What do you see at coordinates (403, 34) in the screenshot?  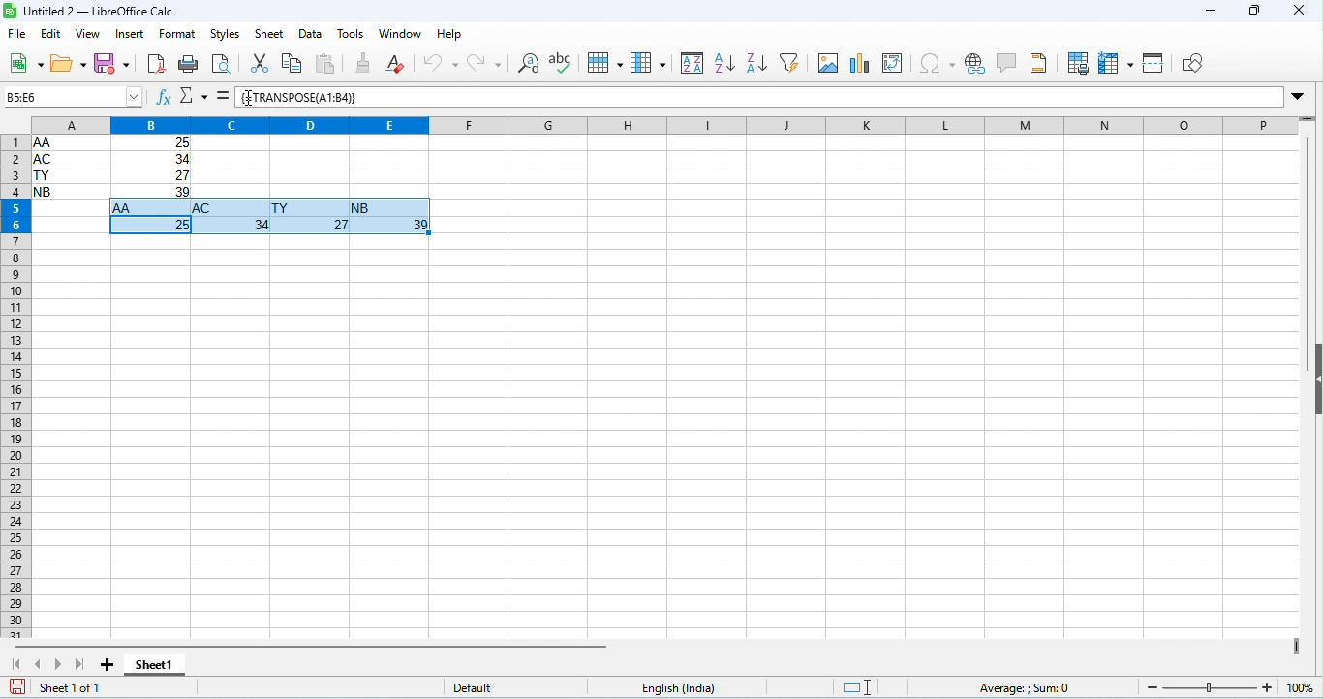 I see `window` at bounding box center [403, 34].